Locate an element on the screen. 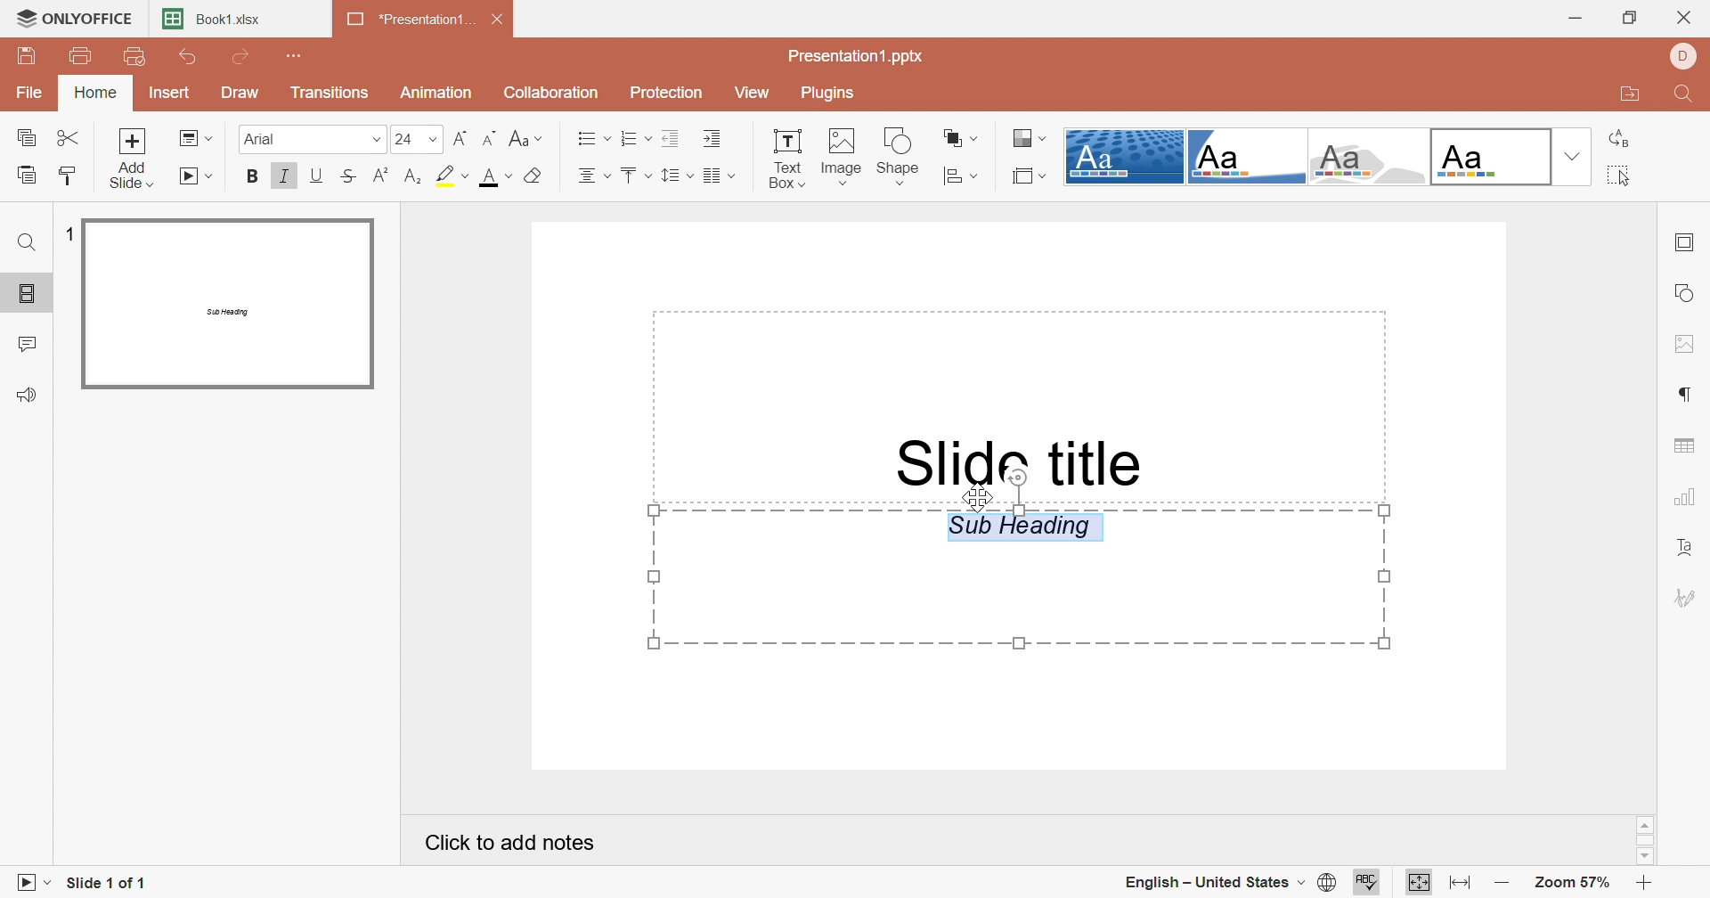  Fit to slide is located at coordinates (1420, 881).